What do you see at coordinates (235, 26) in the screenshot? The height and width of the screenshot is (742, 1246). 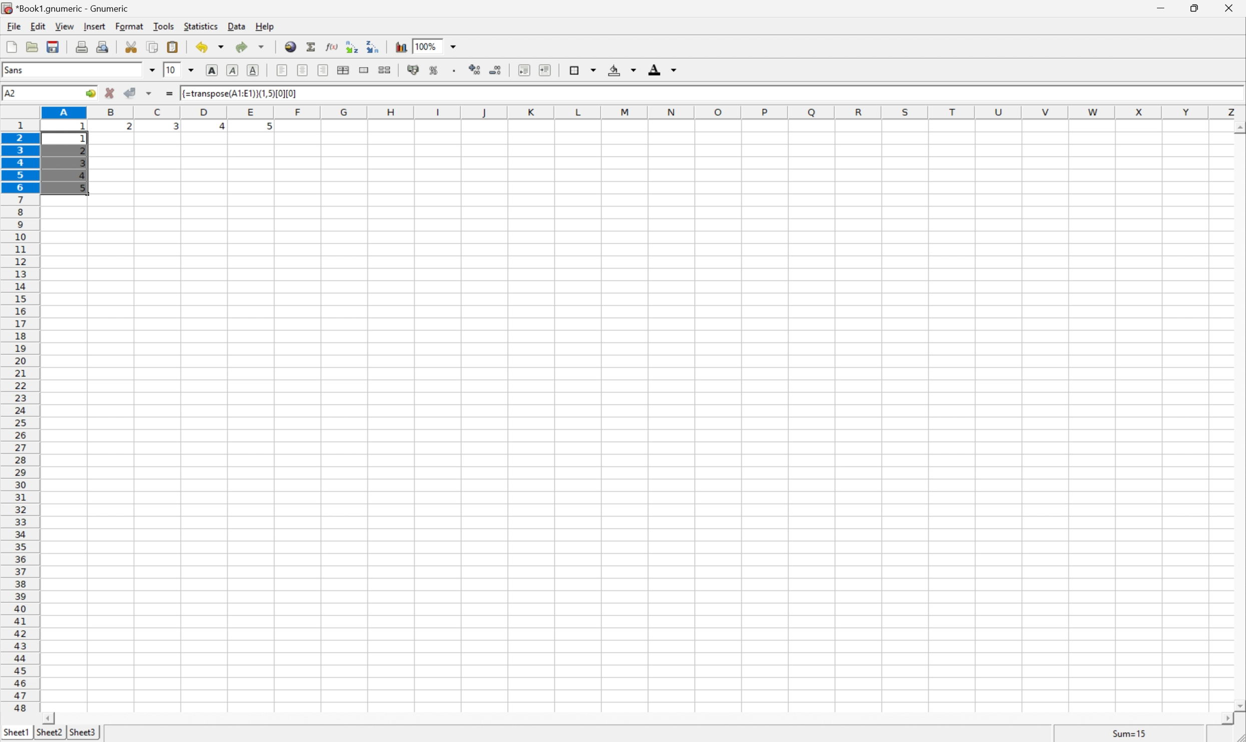 I see `data` at bounding box center [235, 26].